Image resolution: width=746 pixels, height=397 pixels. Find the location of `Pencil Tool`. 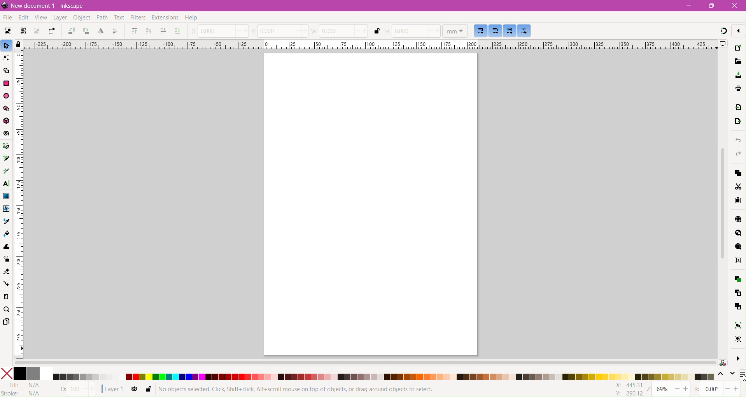

Pencil Tool is located at coordinates (6, 158).